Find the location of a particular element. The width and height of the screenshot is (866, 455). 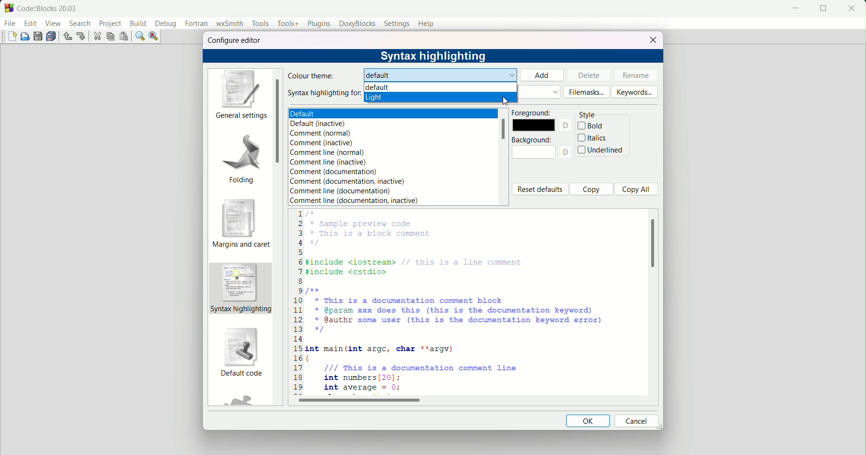

close is located at coordinates (852, 9).